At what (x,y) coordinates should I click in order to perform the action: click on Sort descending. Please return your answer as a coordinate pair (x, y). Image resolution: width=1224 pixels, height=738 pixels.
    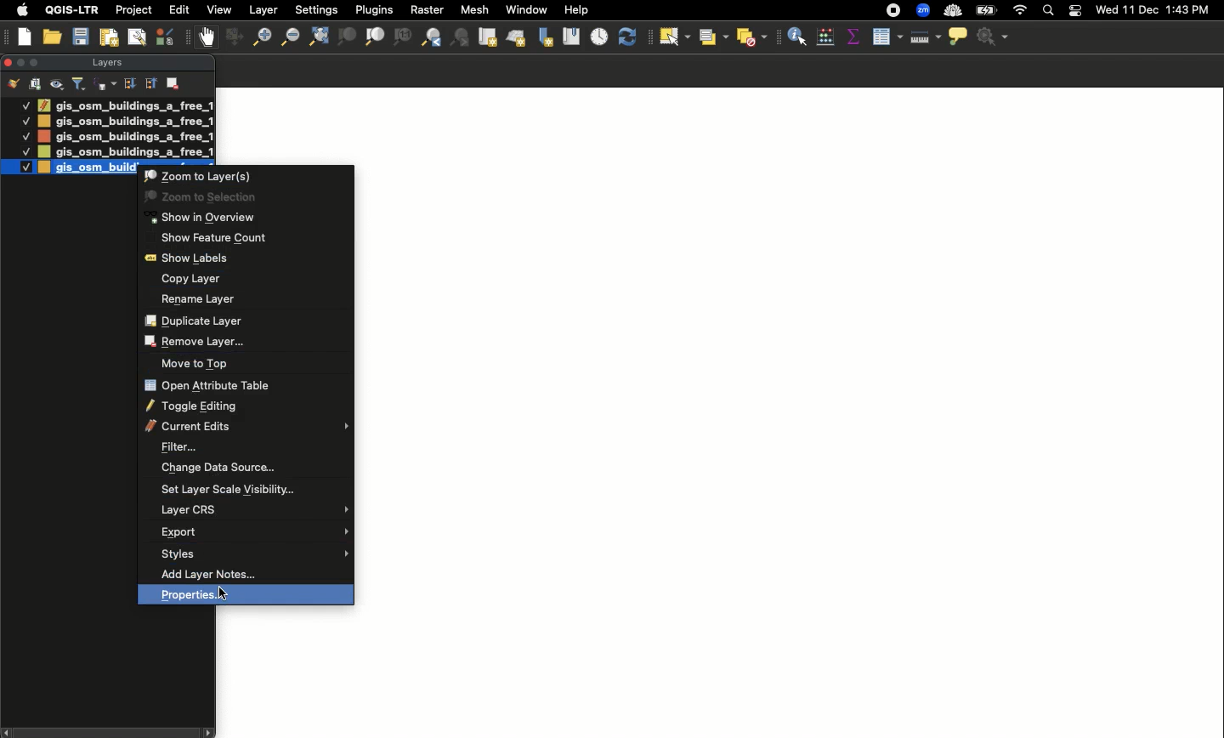
    Looking at the image, I should click on (129, 84).